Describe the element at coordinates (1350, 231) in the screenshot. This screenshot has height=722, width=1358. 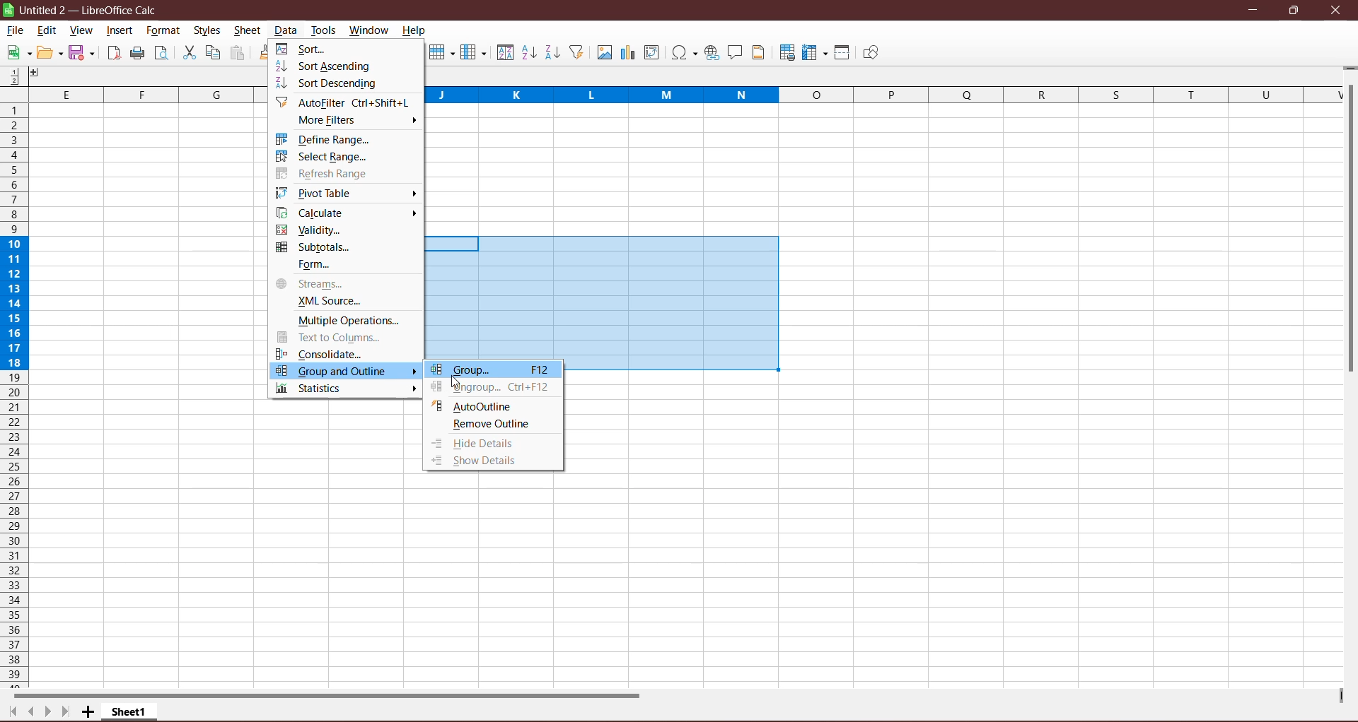
I see `Vertical Scroll Bar` at that location.